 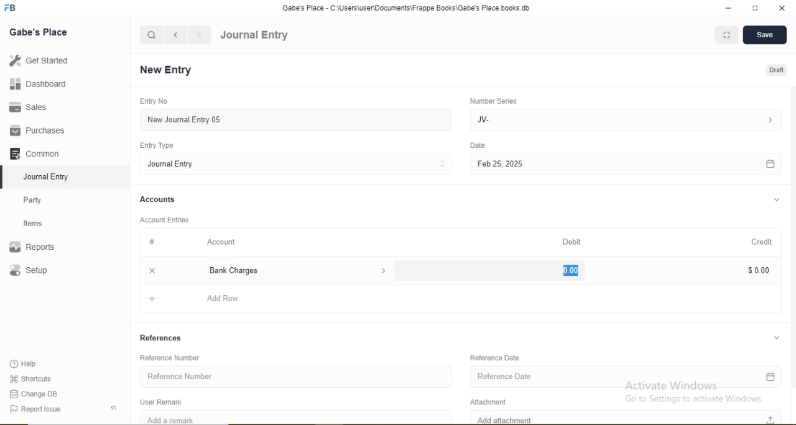 What do you see at coordinates (153, 242) in the screenshot?
I see `#` at bounding box center [153, 242].